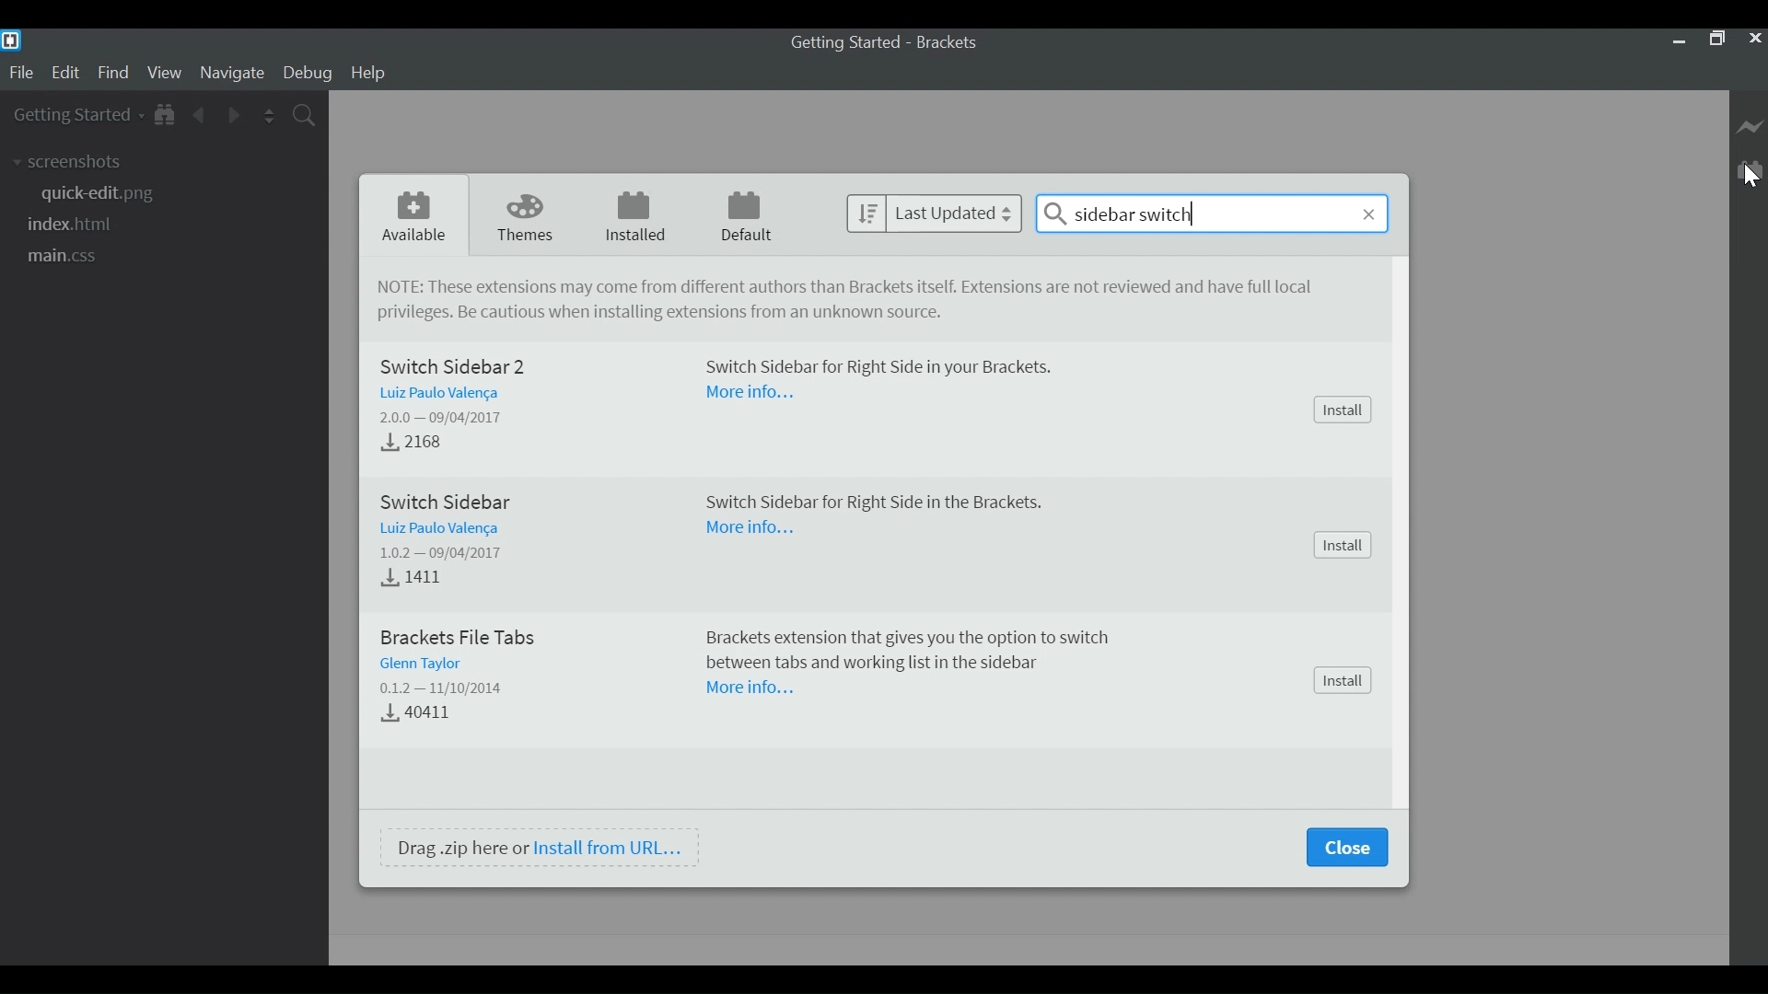 Image resolution: width=1768 pixels, height=994 pixels. Describe the element at coordinates (413, 442) in the screenshot. I see `Download` at that location.